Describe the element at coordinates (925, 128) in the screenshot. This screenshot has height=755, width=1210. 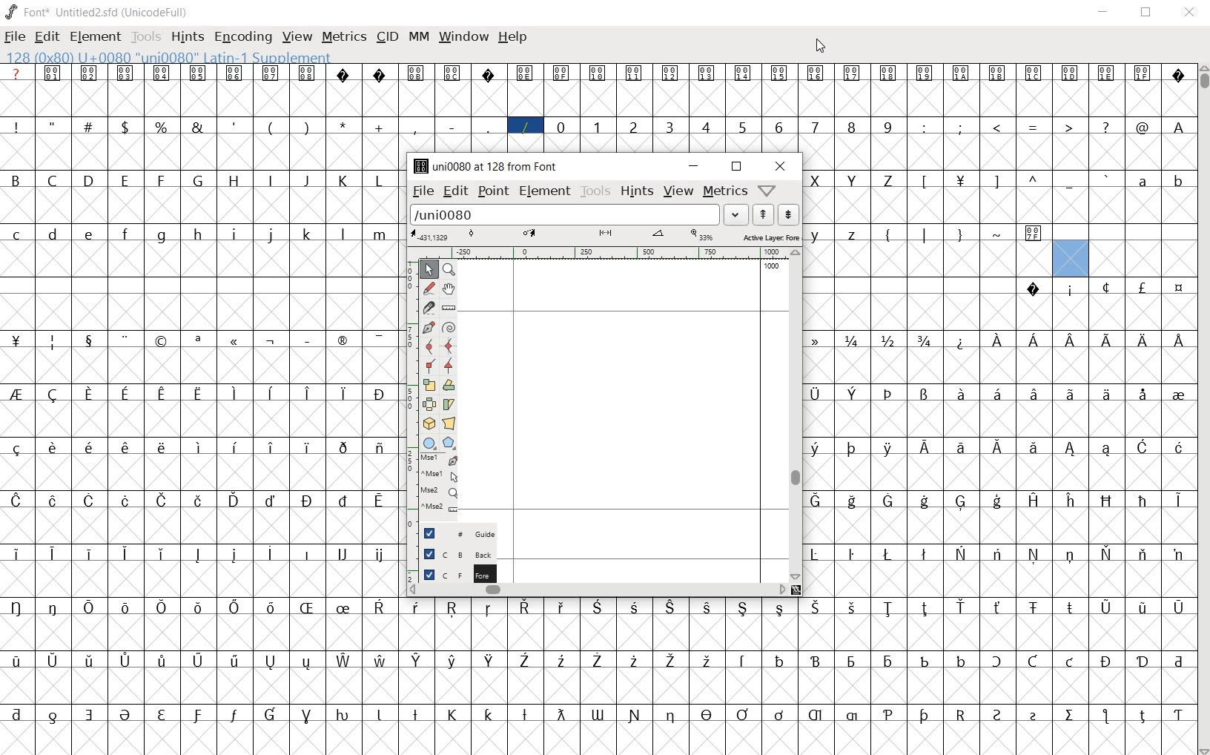
I see `glyph` at that location.